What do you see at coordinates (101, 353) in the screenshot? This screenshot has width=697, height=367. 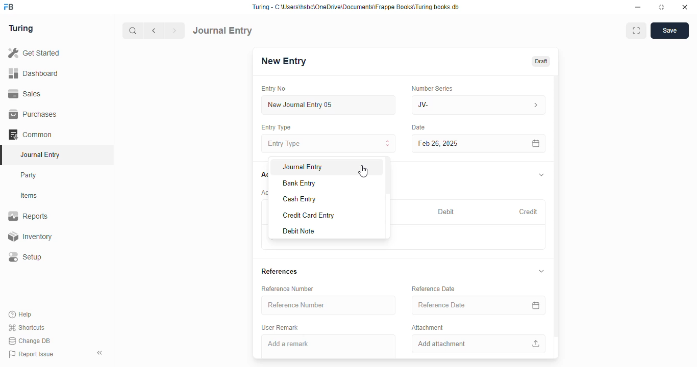 I see `toggle sidebar` at bounding box center [101, 353].